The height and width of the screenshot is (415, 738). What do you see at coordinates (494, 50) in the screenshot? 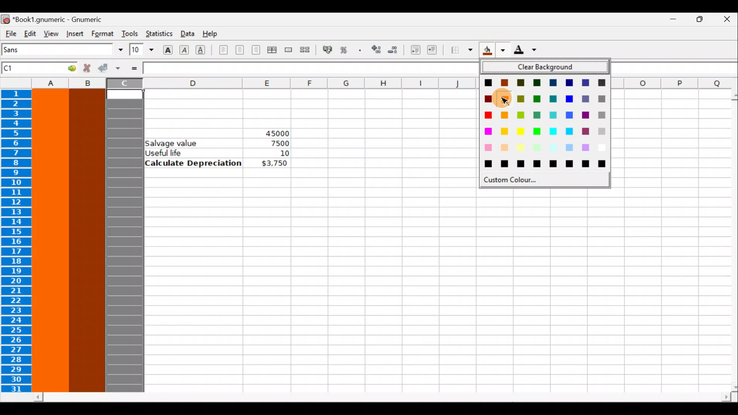
I see `Background` at bounding box center [494, 50].